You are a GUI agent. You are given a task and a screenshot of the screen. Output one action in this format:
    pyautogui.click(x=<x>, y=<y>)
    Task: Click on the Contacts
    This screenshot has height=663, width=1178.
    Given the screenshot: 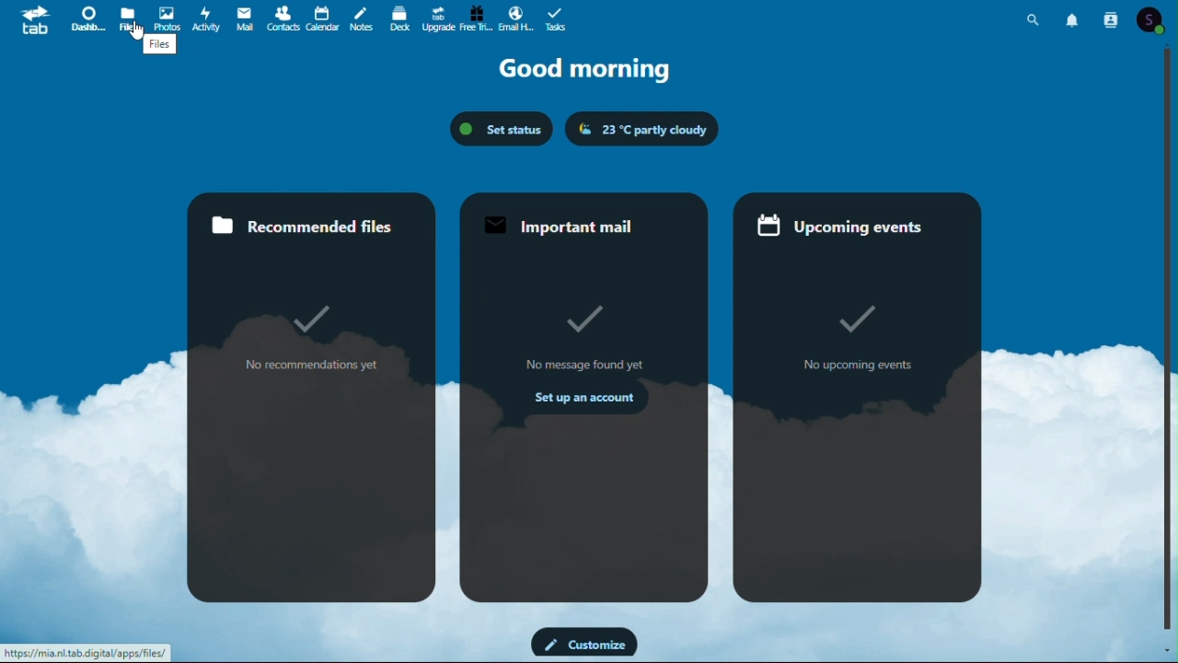 What is the action you would take?
    pyautogui.click(x=1113, y=19)
    